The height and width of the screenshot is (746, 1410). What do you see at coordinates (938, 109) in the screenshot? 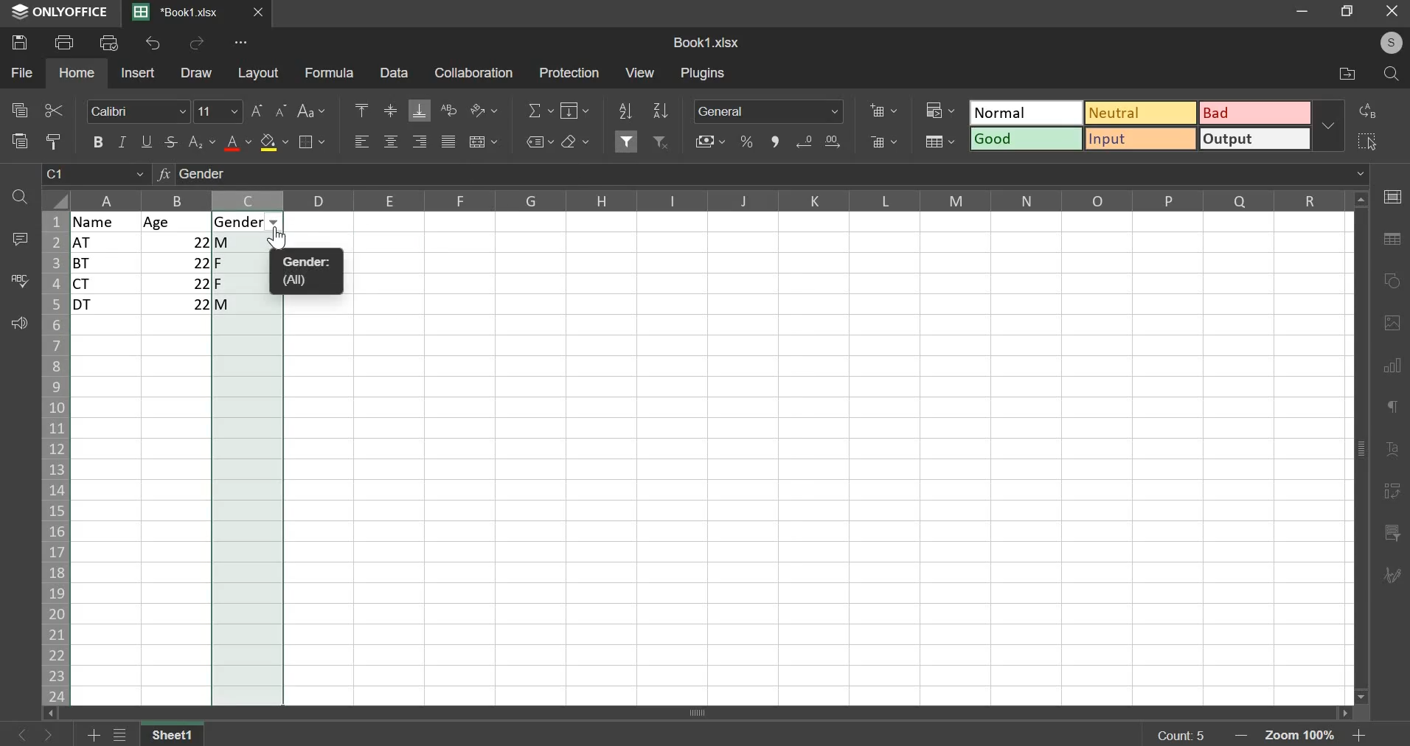
I see `conditional formatting` at bounding box center [938, 109].